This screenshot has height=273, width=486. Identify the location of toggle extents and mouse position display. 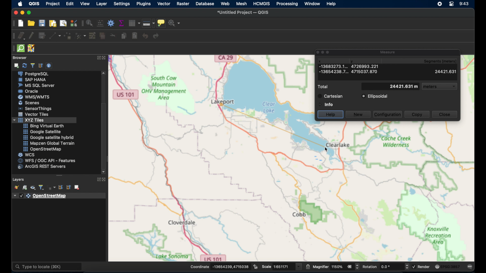
(255, 266).